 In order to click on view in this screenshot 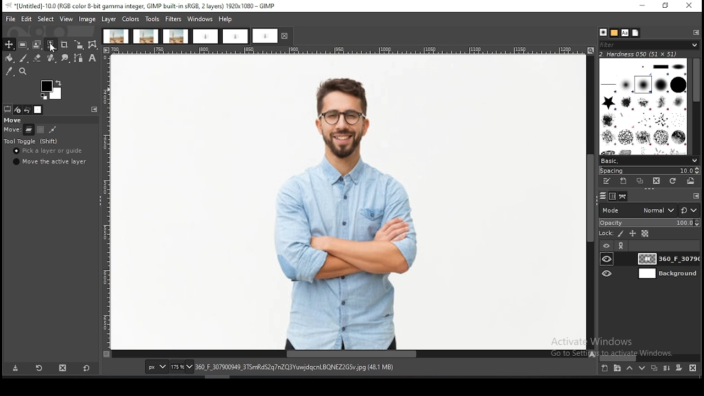, I will do `click(67, 19)`.